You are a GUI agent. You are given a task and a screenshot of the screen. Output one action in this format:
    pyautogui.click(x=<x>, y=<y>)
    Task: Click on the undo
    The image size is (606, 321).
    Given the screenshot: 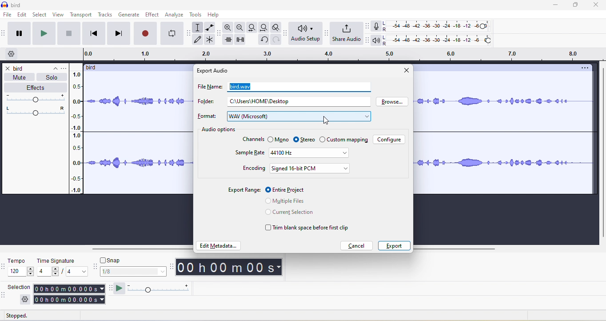 What is the action you would take?
    pyautogui.click(x=263, y=41)
    